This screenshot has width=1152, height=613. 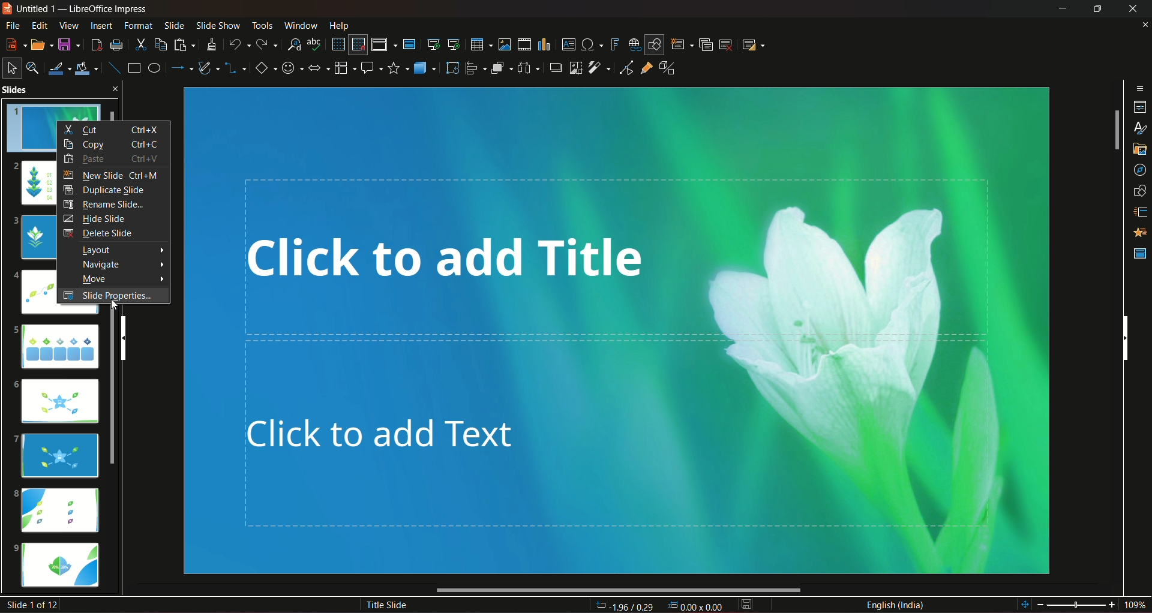 What do you see at coordinates (67, 26) in the screenshot?
I see `view` at bounding box center [67, 26].